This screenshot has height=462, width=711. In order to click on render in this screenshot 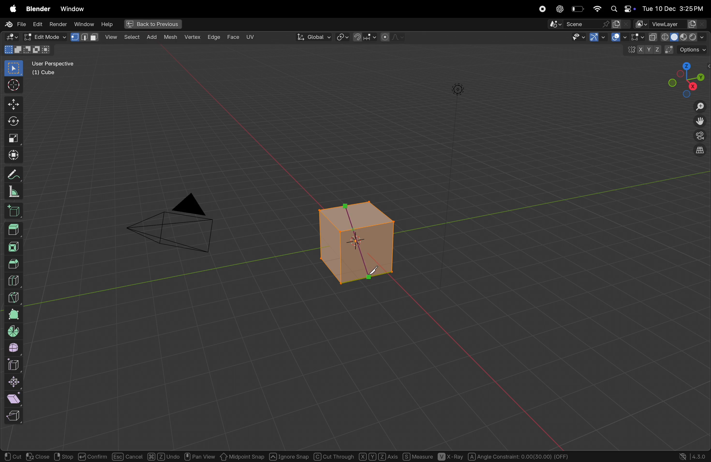, I will do `click(59, 24)`.